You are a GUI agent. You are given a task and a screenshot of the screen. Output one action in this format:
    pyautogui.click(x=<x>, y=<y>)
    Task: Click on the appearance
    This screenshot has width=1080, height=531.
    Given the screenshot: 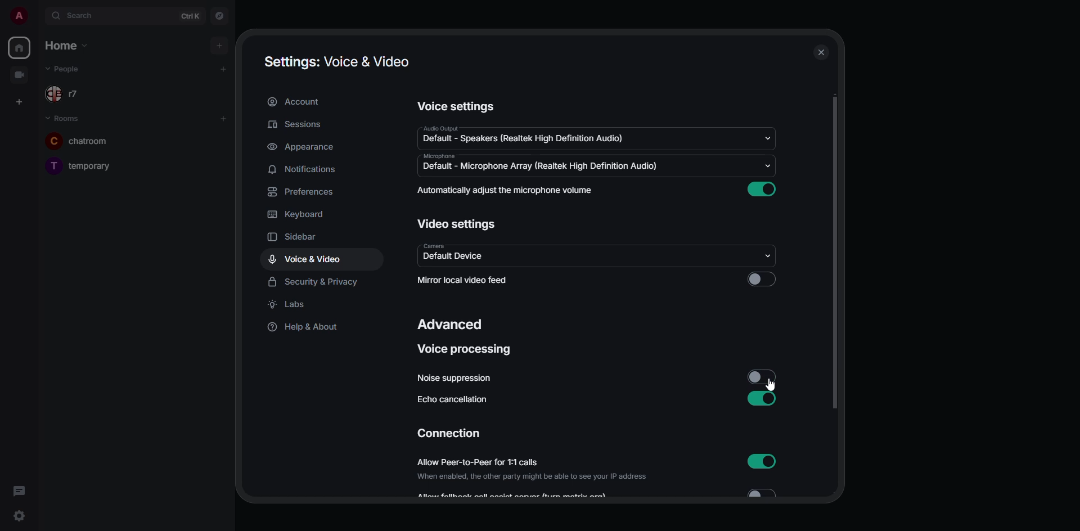 What is the action you would take?
    pyautogui.click(x=303, y=148)
    